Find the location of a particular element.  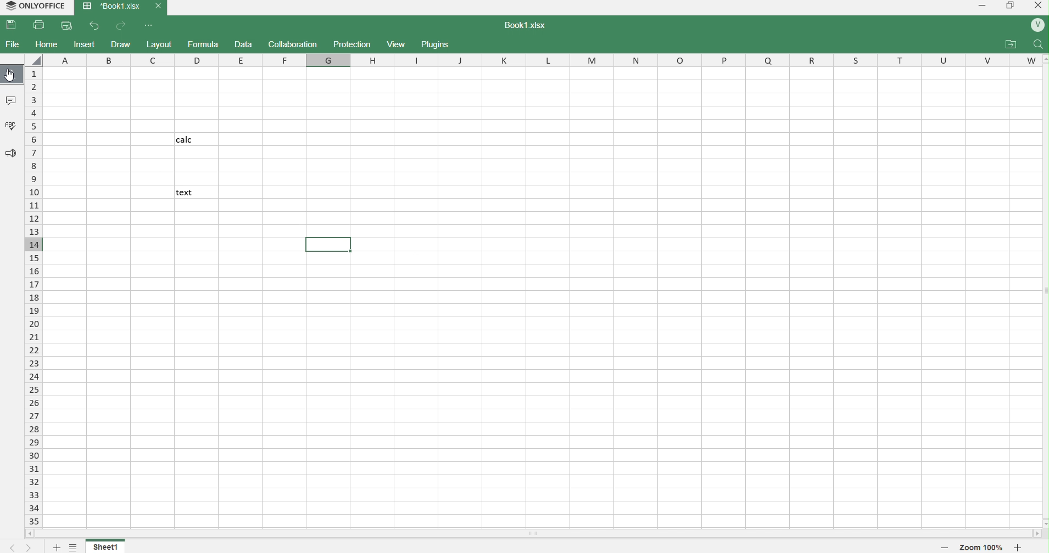

print preview is located at coordinates (68, 26).